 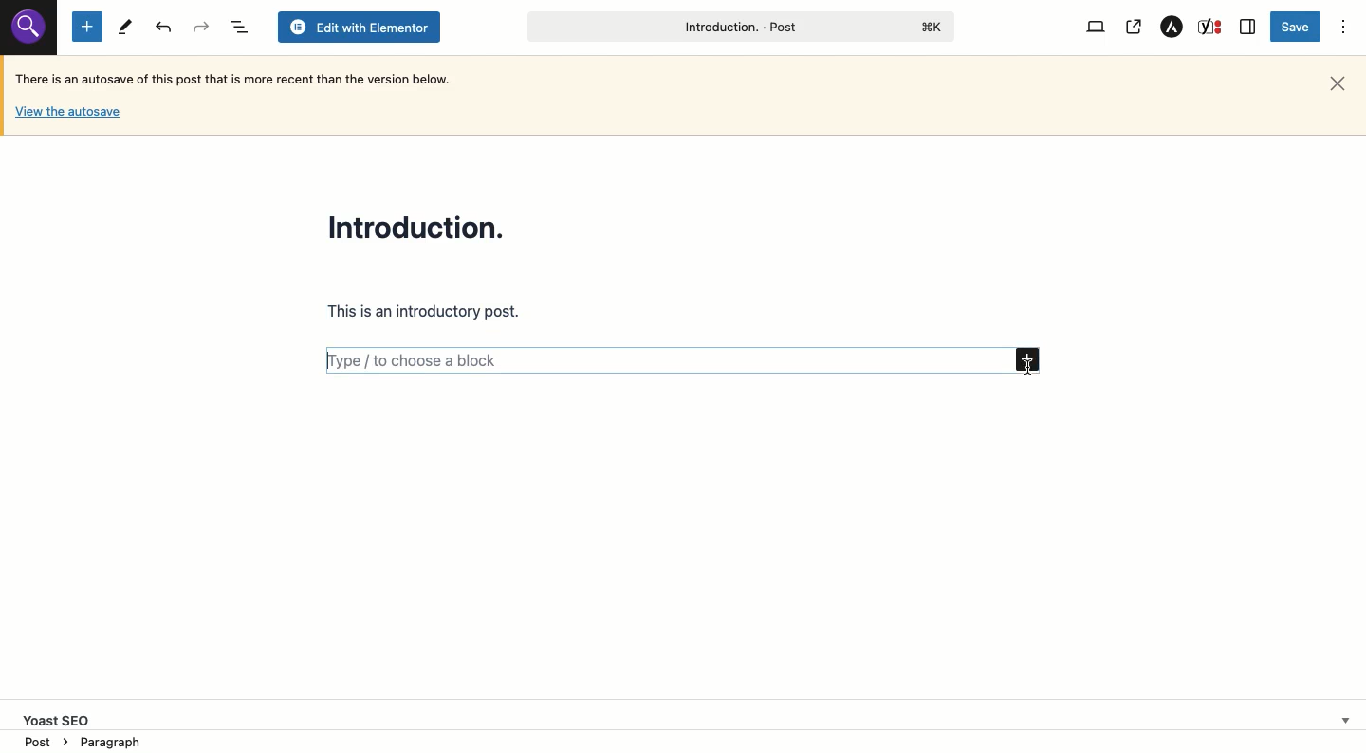 What do you see at coordinates (738, 27) in the screenshot?
I see `Post` at bounding box center [738, 27].